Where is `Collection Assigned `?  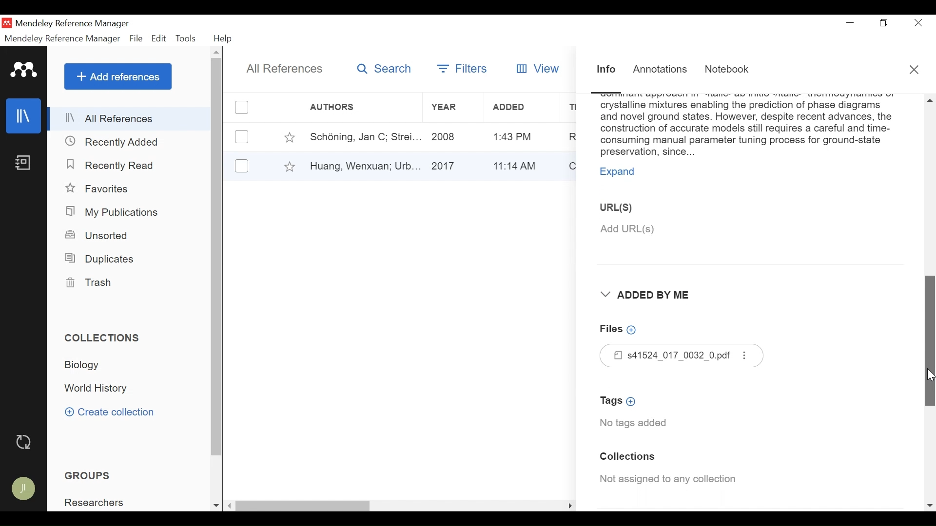
Collection Assigned  is located at coordinates (672, 479).